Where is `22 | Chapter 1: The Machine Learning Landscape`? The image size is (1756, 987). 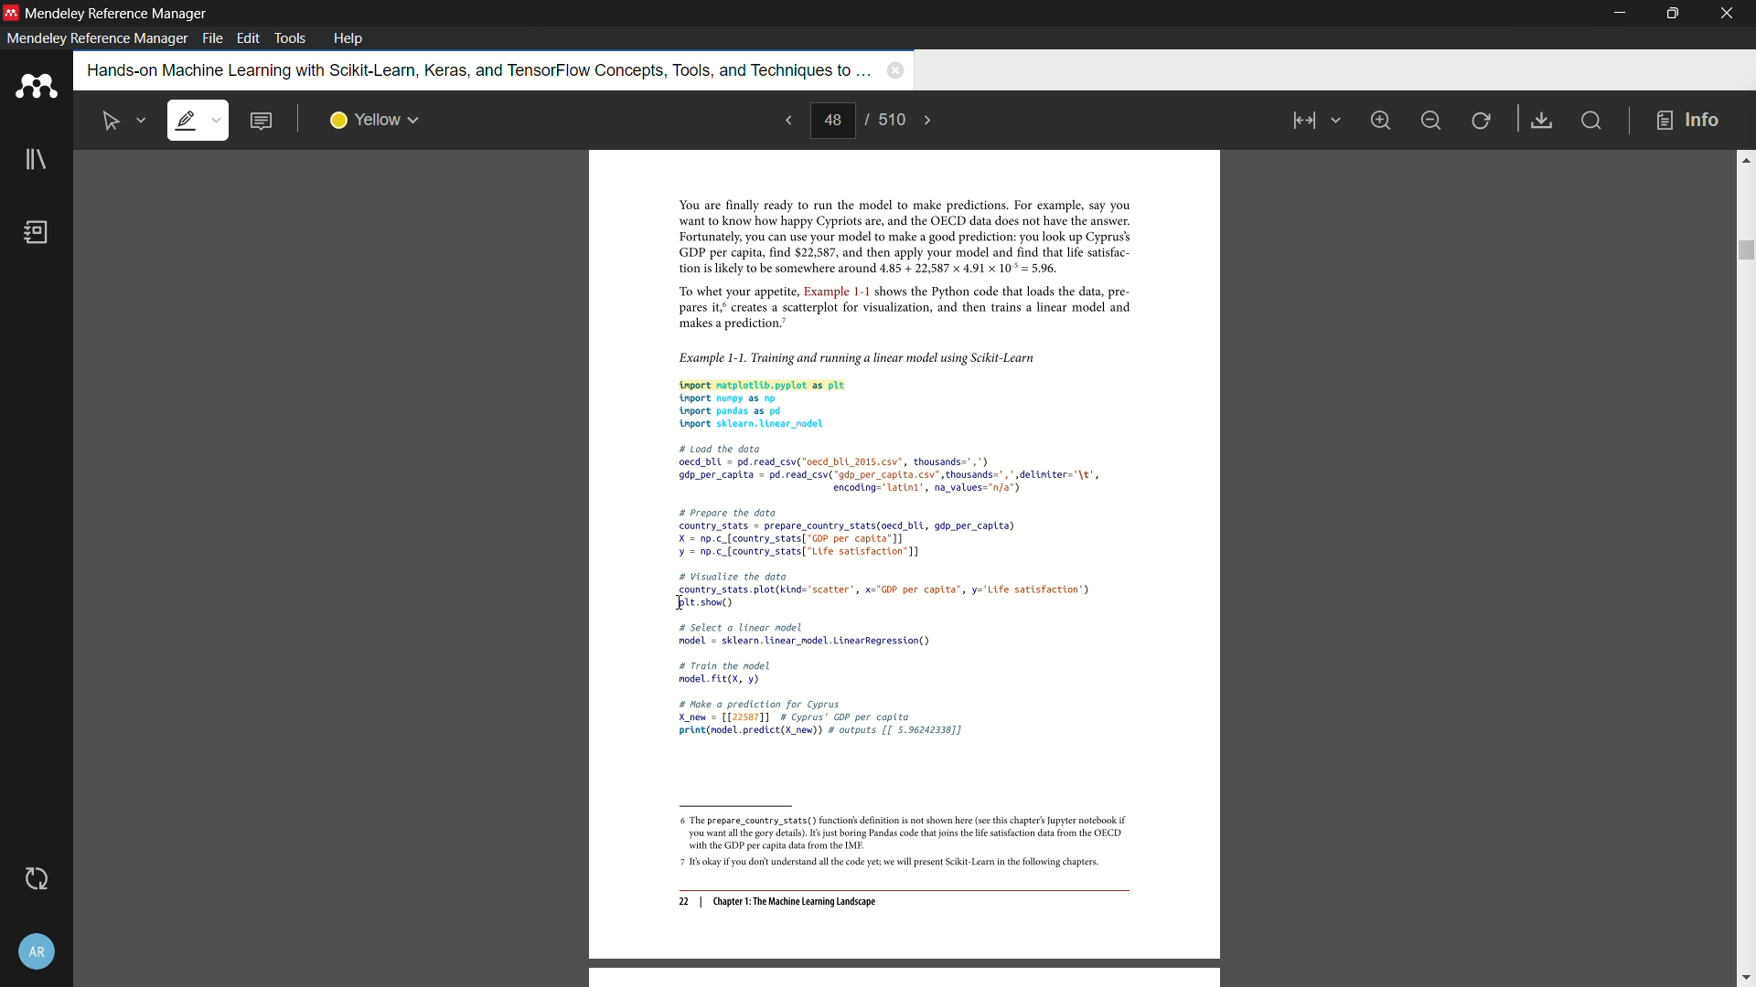
22 | Chapter 1: The Machine Learning Landscape is located at coordinates (777, 903).